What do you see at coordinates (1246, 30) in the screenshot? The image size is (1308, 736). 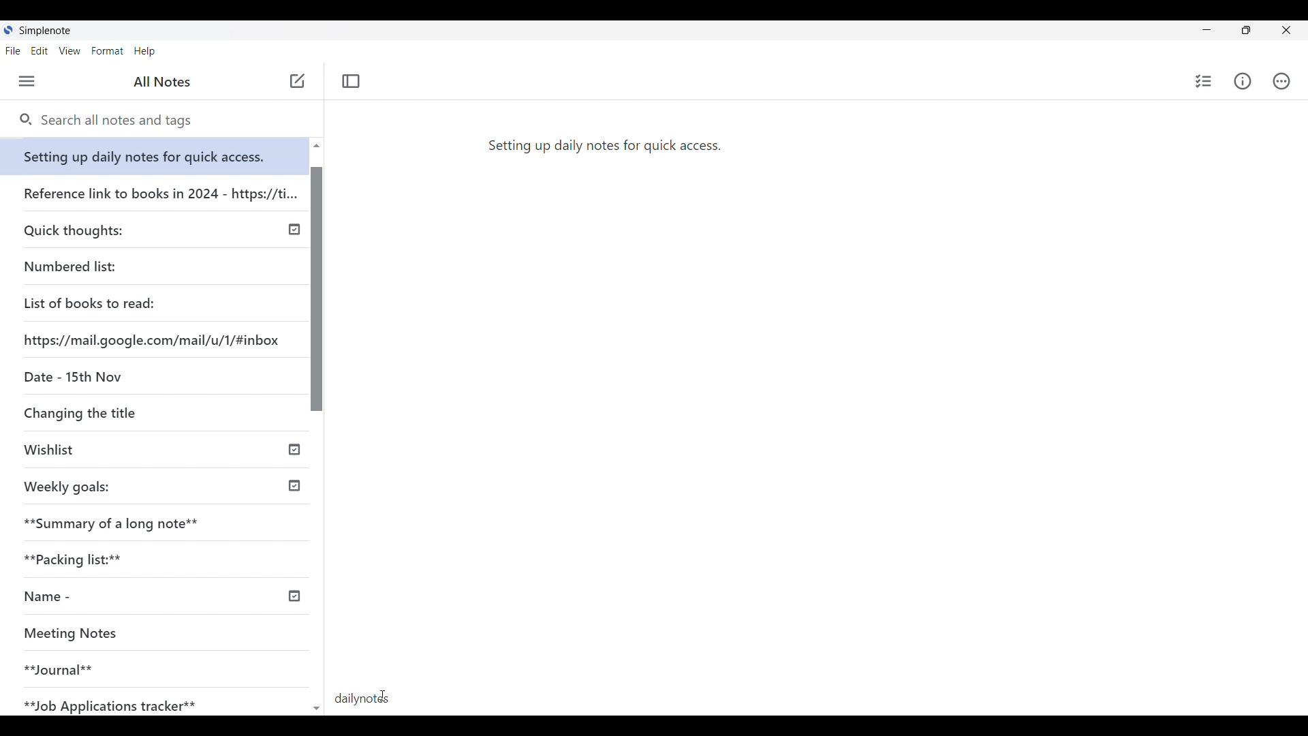 I see `toggle screen` at bounding box center [1246, 30].